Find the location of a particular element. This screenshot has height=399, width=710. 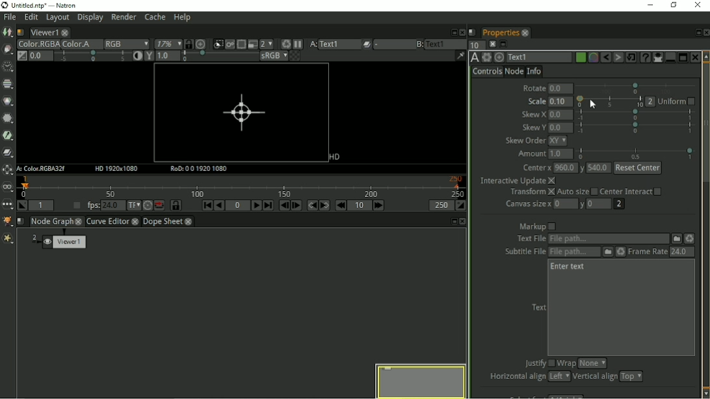

Channel is located at coordinates (8, 84).